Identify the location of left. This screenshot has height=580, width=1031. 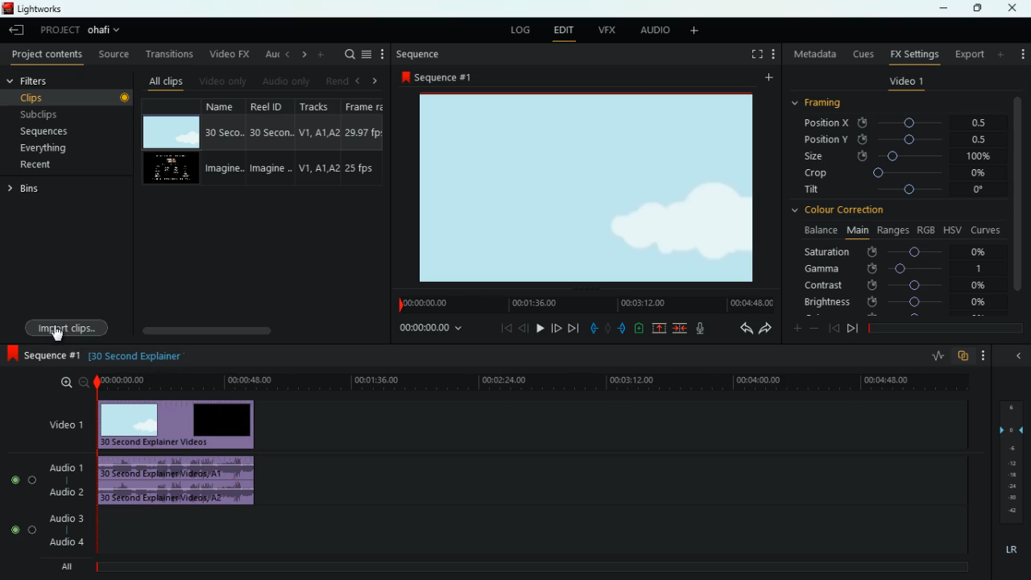
(285, 54).